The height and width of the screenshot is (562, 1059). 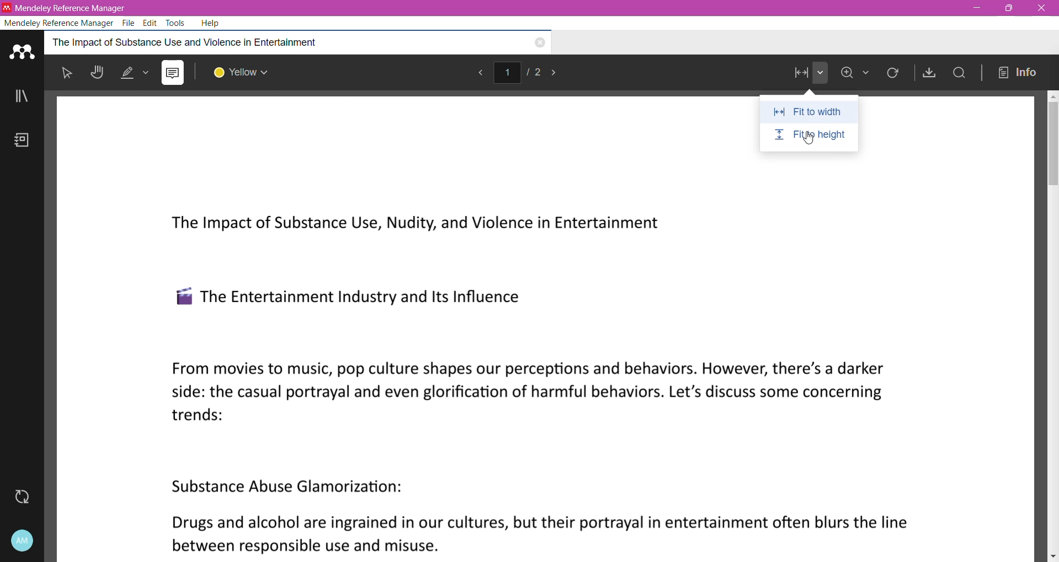 I want to click on Pointer Mode, so click(x=69, y=75).